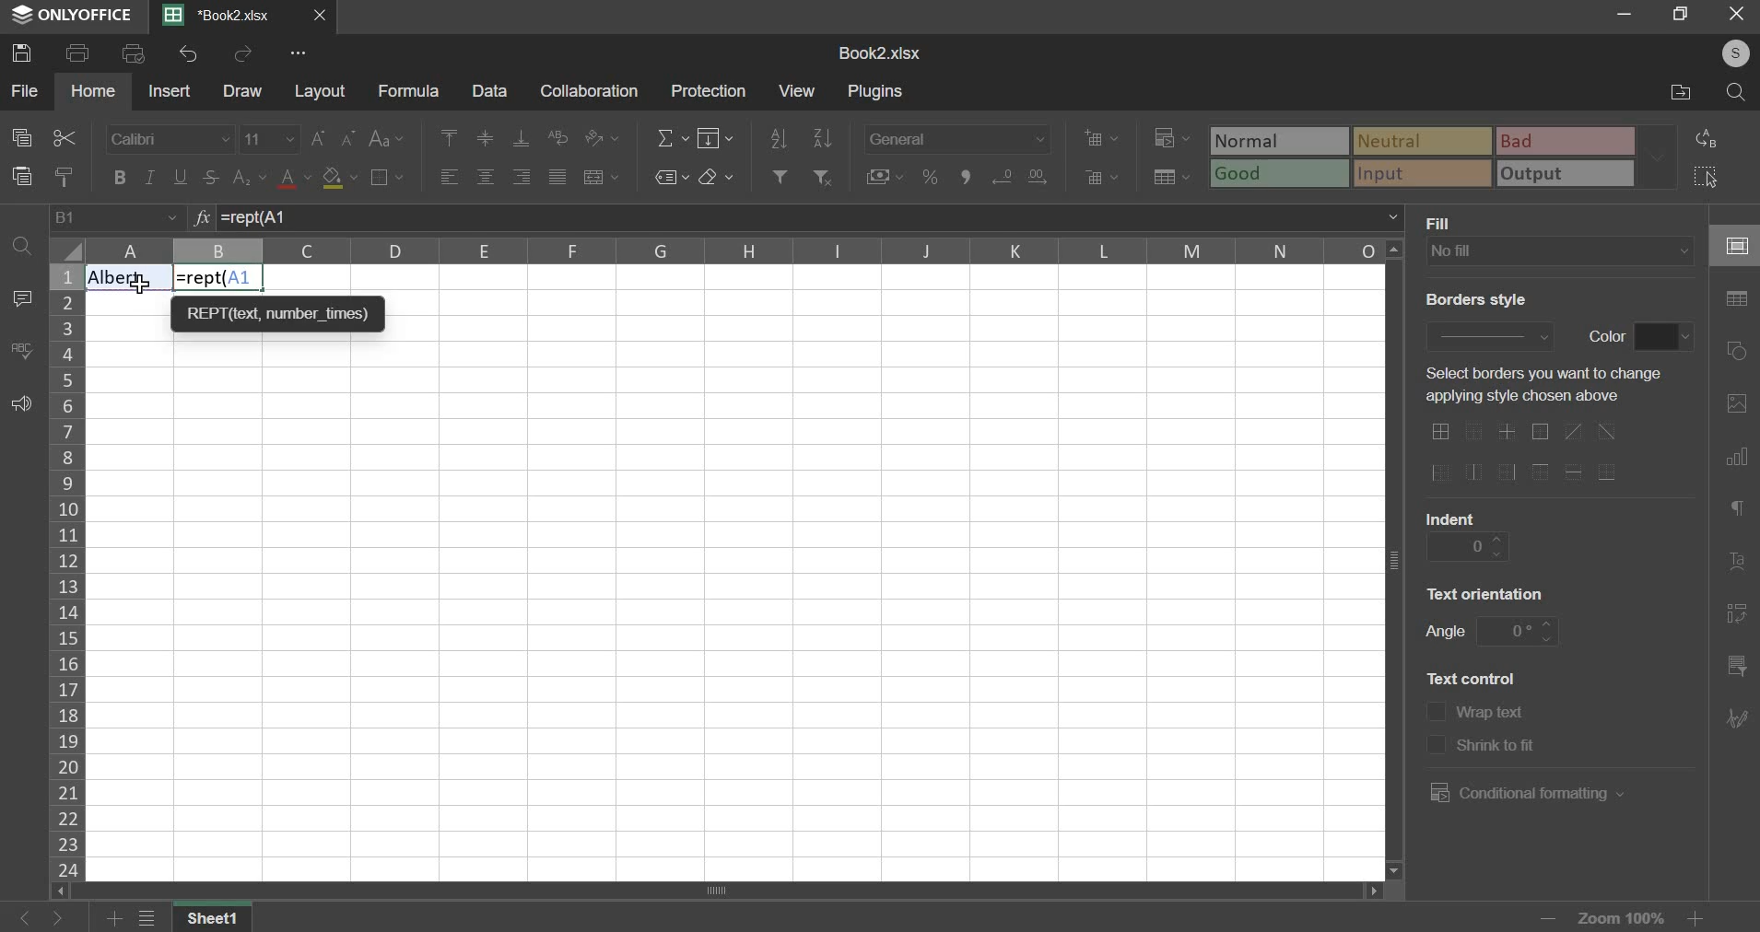  Describe the element at coordinates (722, 892) in the screenshot. I see `scroll bar` at that location.